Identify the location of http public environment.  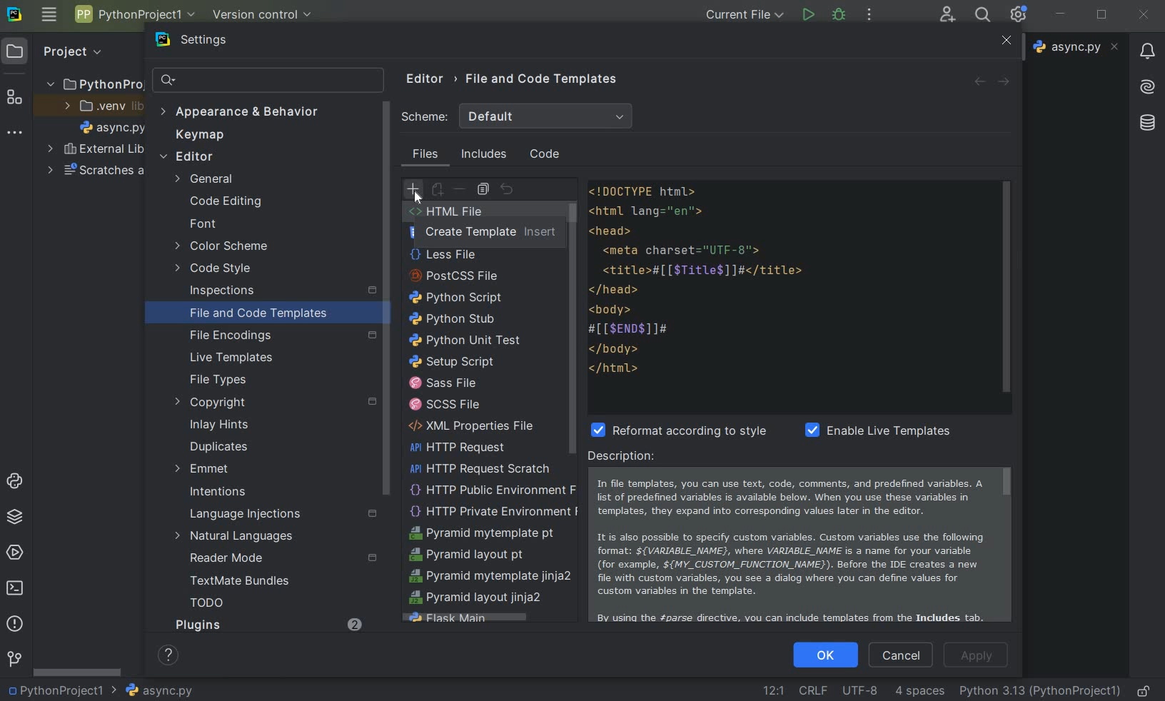
(491, 490).